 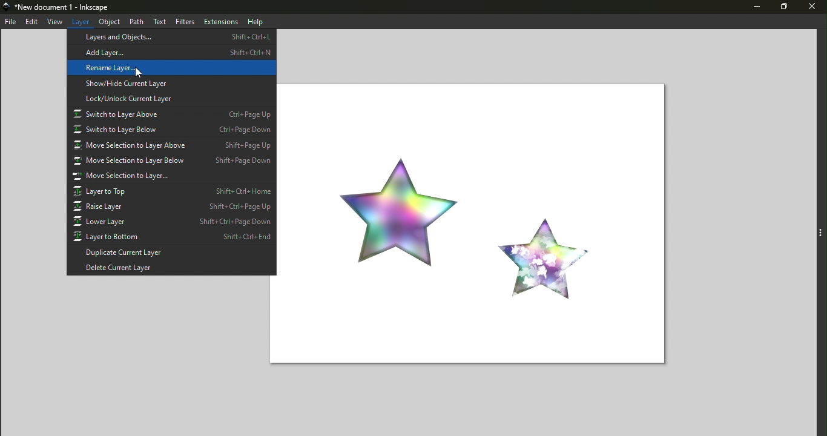 I want to click on Move selection to layer, so click(x=171, y=175).